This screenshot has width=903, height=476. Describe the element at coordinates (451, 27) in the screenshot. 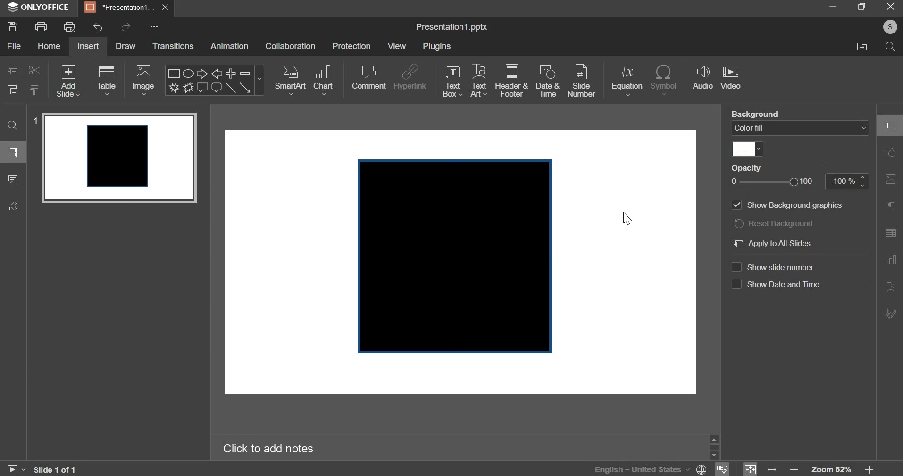

I see `presentation.pptx` at that location.